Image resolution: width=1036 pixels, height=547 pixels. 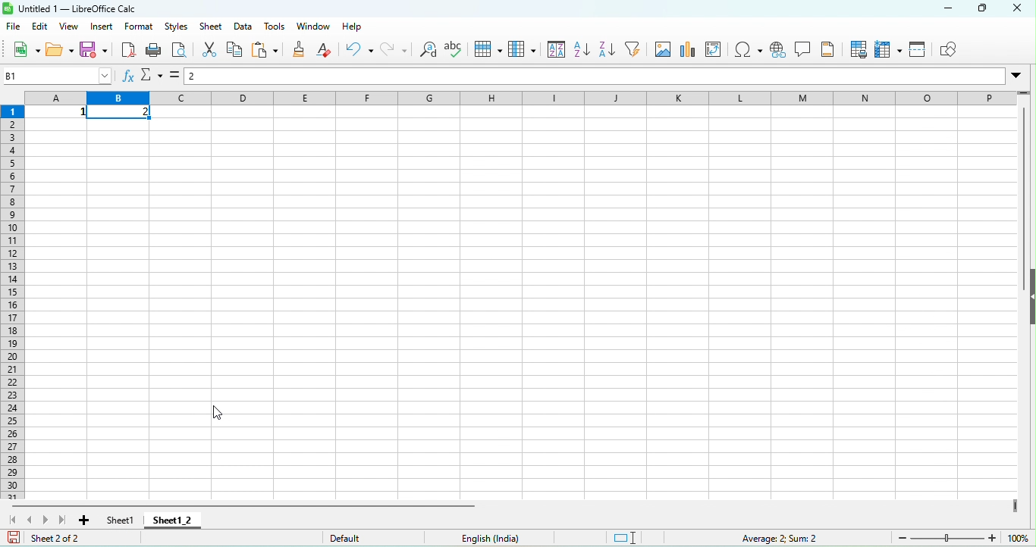 What do you see at coordinates (124, 113) in the screenshot?
I see `2` at bounding box center [124, 113].